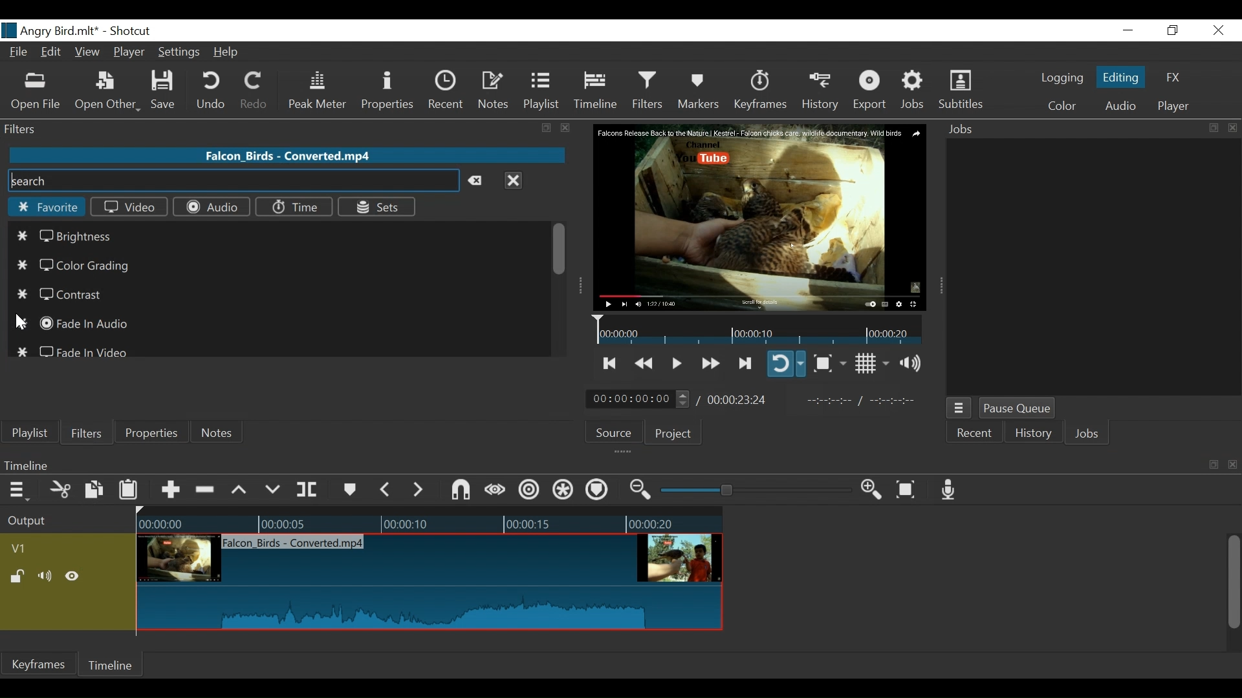  What do you see at coordinates (107, 91) in the screenshot?
I see `Open Other` at bounding box center [107, 91].